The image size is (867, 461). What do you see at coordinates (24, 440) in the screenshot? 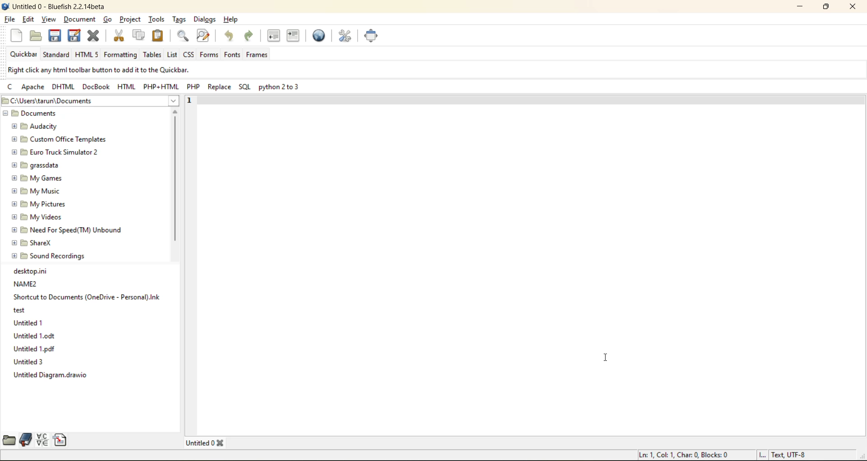
I see `bookmarks` at bounding box center [24, 440].